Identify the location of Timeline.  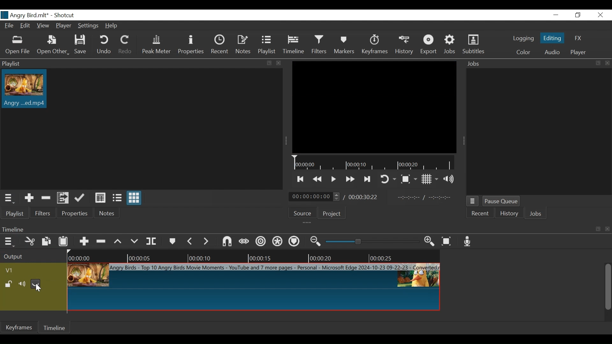
(294, 45).